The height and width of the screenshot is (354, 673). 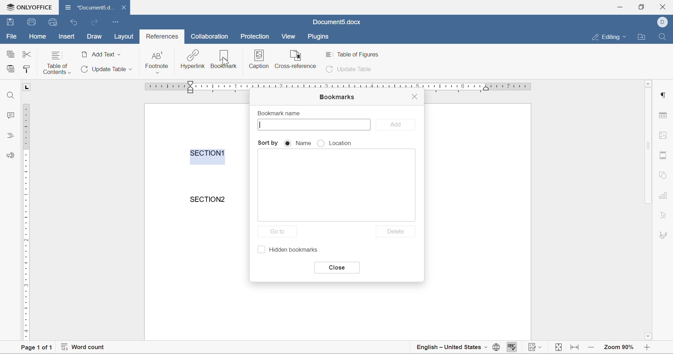 What do you see at coordinates (192, 59) in the screenshot?
I see `hyperlink` at bounding box center [192, 59].